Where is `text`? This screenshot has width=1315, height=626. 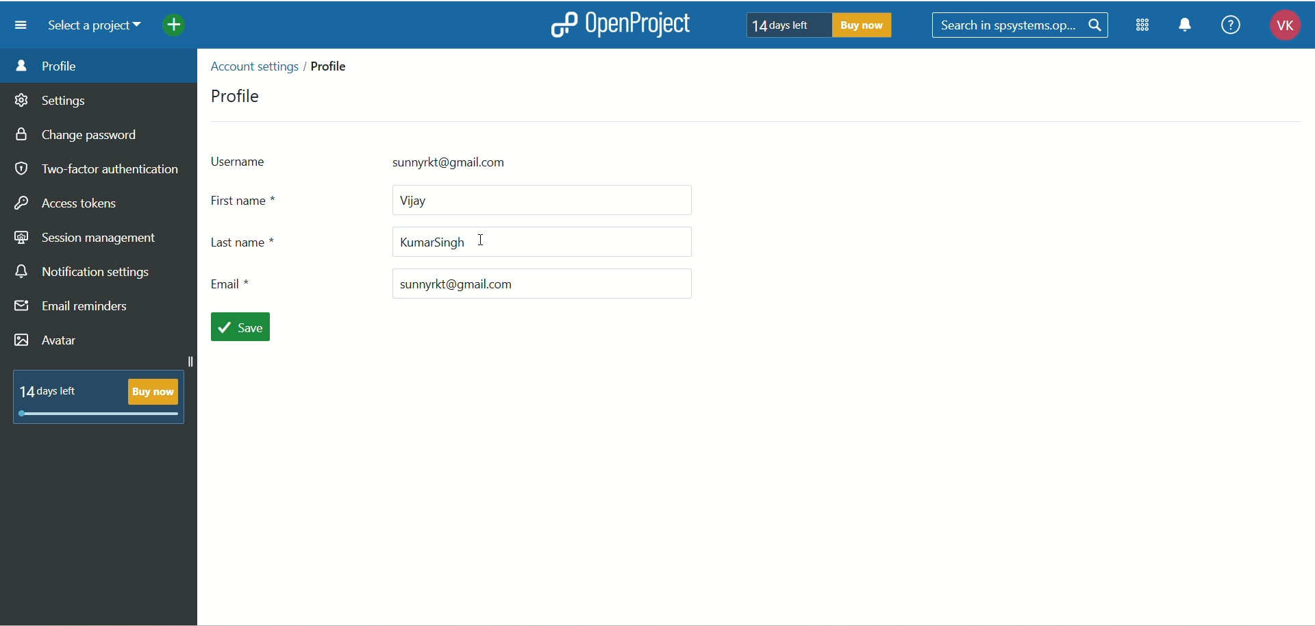 text is located at coordinates (821, 25).